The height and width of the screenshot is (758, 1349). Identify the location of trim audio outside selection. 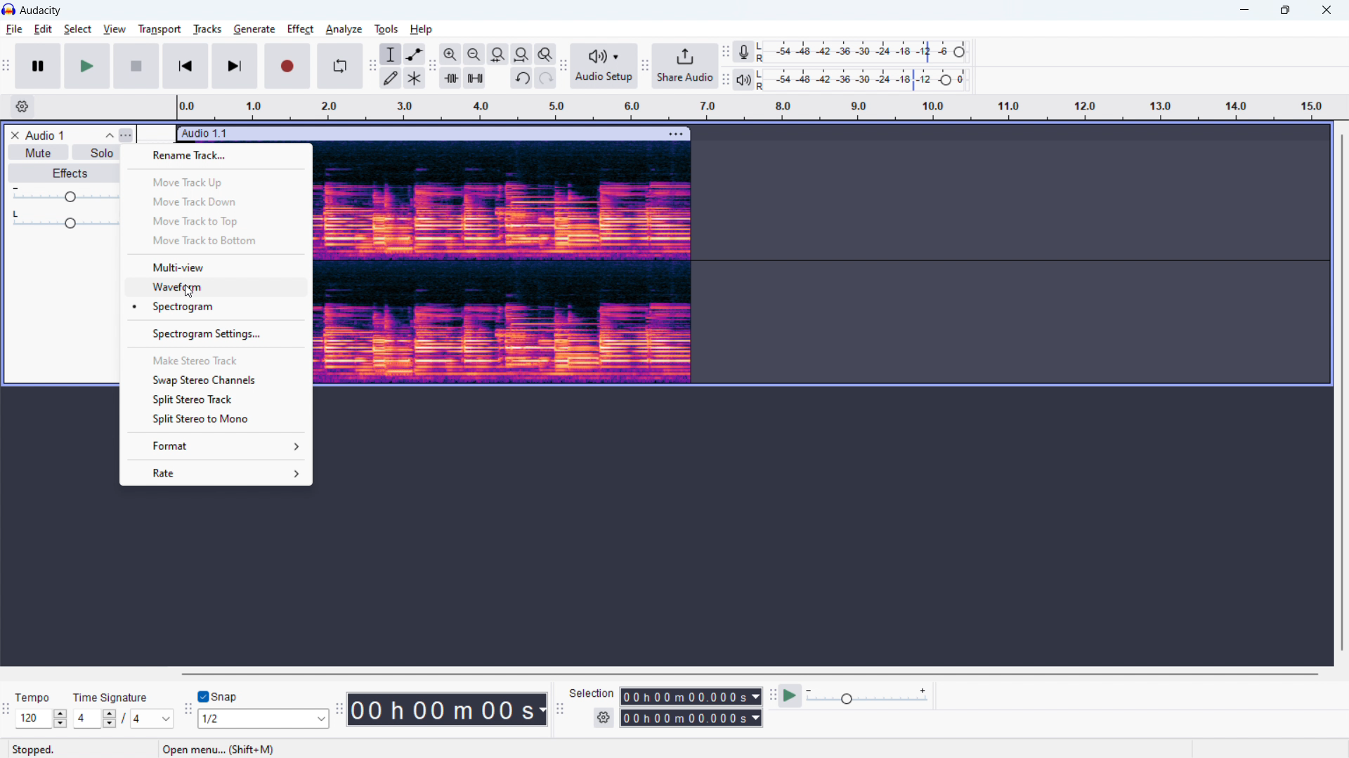
(450, 77).